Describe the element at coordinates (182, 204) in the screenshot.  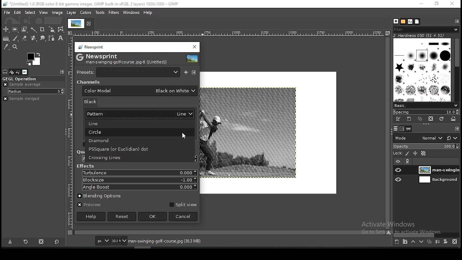
I see `split view on/off` at that location.